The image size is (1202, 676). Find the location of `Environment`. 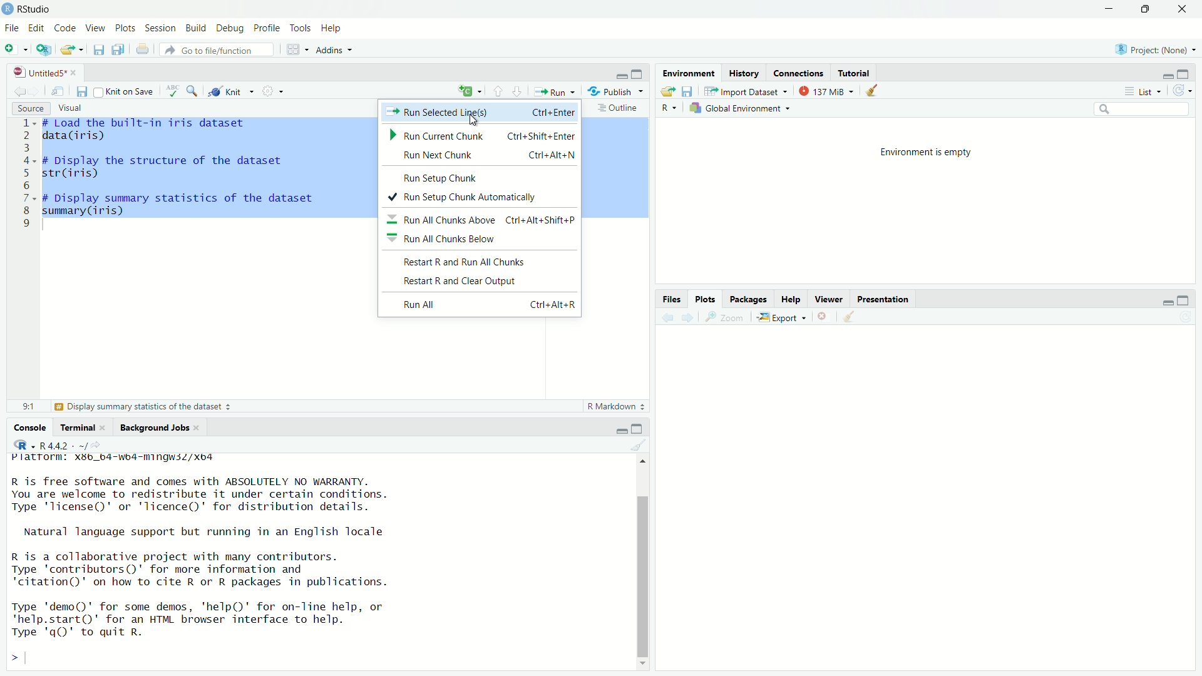

Environment is located at coordinates (689, 74).